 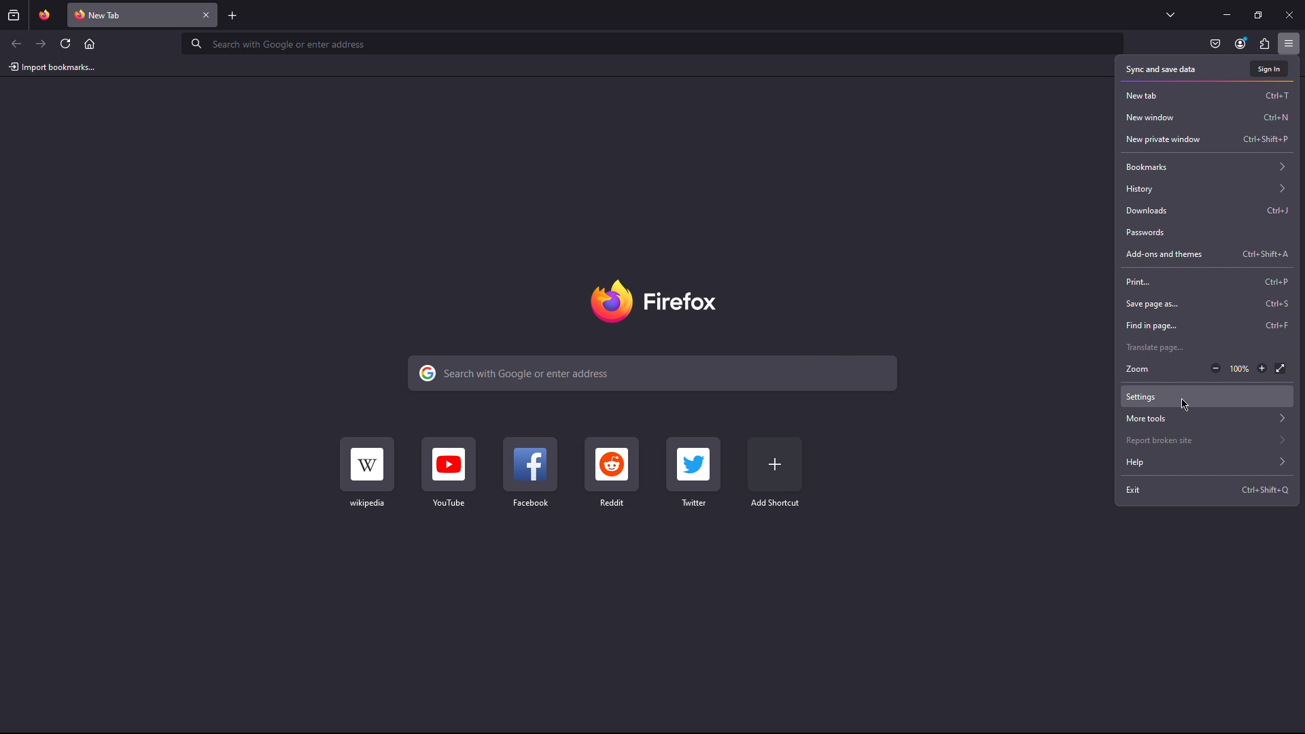 I want to click on Search bar, so click(x=652, y=373).